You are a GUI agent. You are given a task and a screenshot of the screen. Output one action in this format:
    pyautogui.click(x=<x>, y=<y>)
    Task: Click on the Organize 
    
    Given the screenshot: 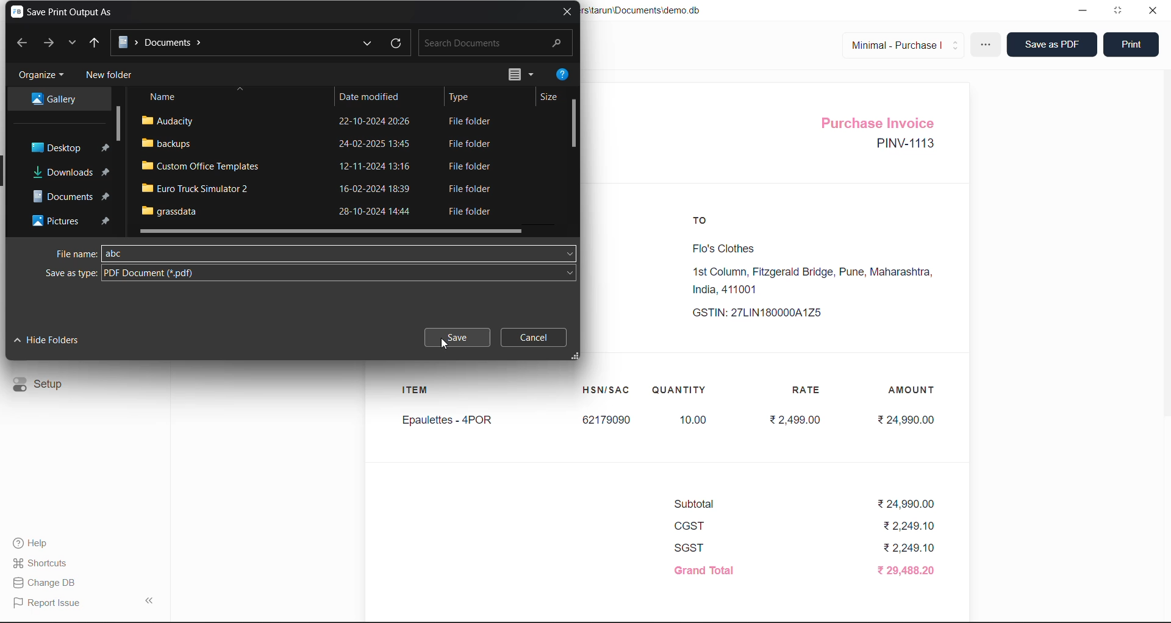 What is the action you would take?
    pyautogui.click(x=40, y=76)
    